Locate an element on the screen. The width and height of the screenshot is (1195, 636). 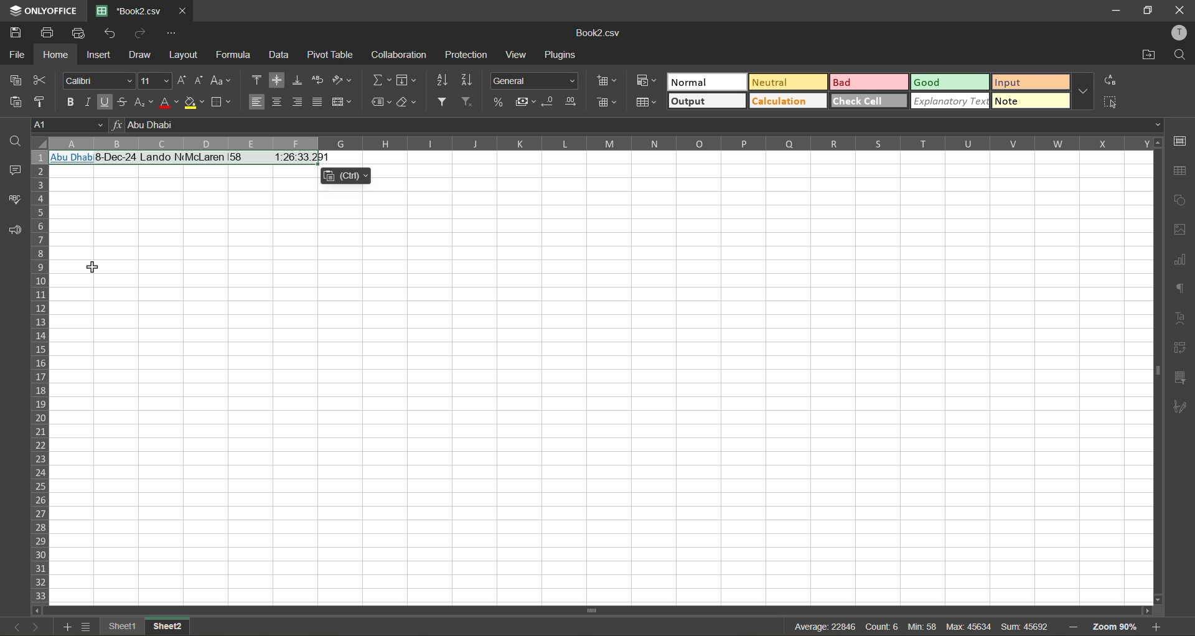
shapes is located at coordinates (1181, 201).